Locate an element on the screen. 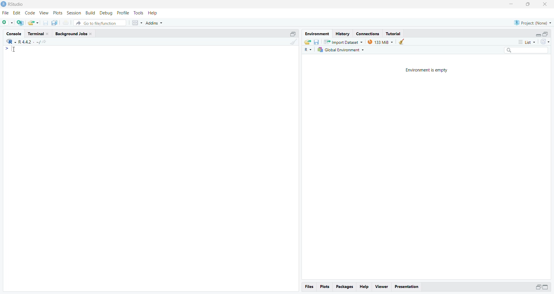 The height and width of the screenshot is (294, 554). Help is located at coordinates (364, 287).